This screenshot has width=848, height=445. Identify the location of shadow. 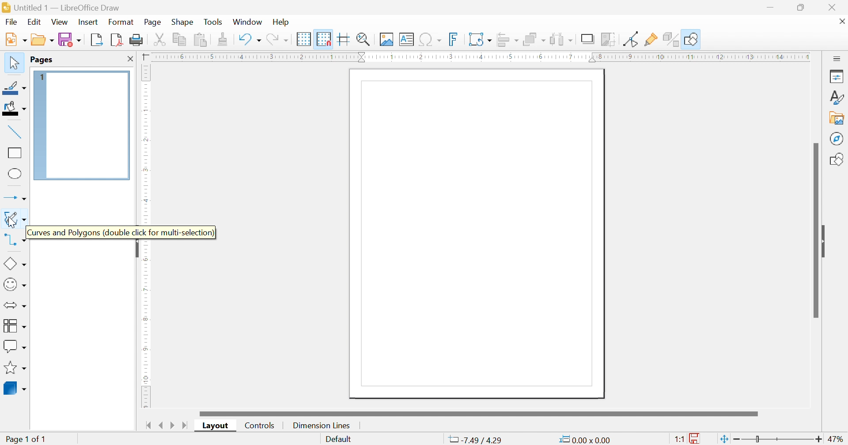
(588, 40).